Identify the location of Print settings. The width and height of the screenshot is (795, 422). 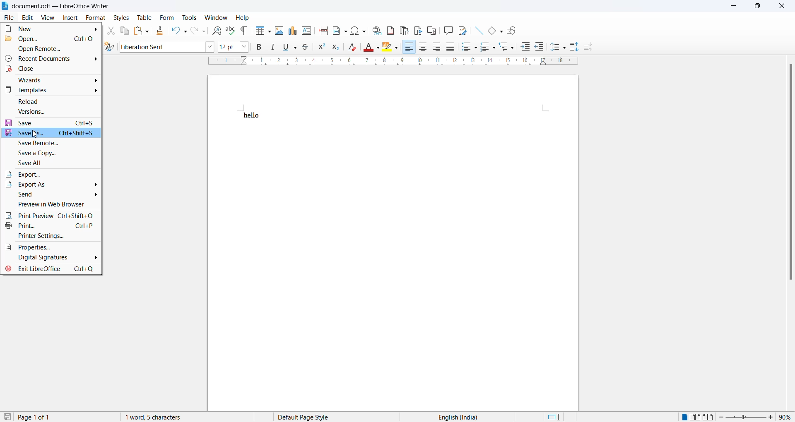
(49, 236).